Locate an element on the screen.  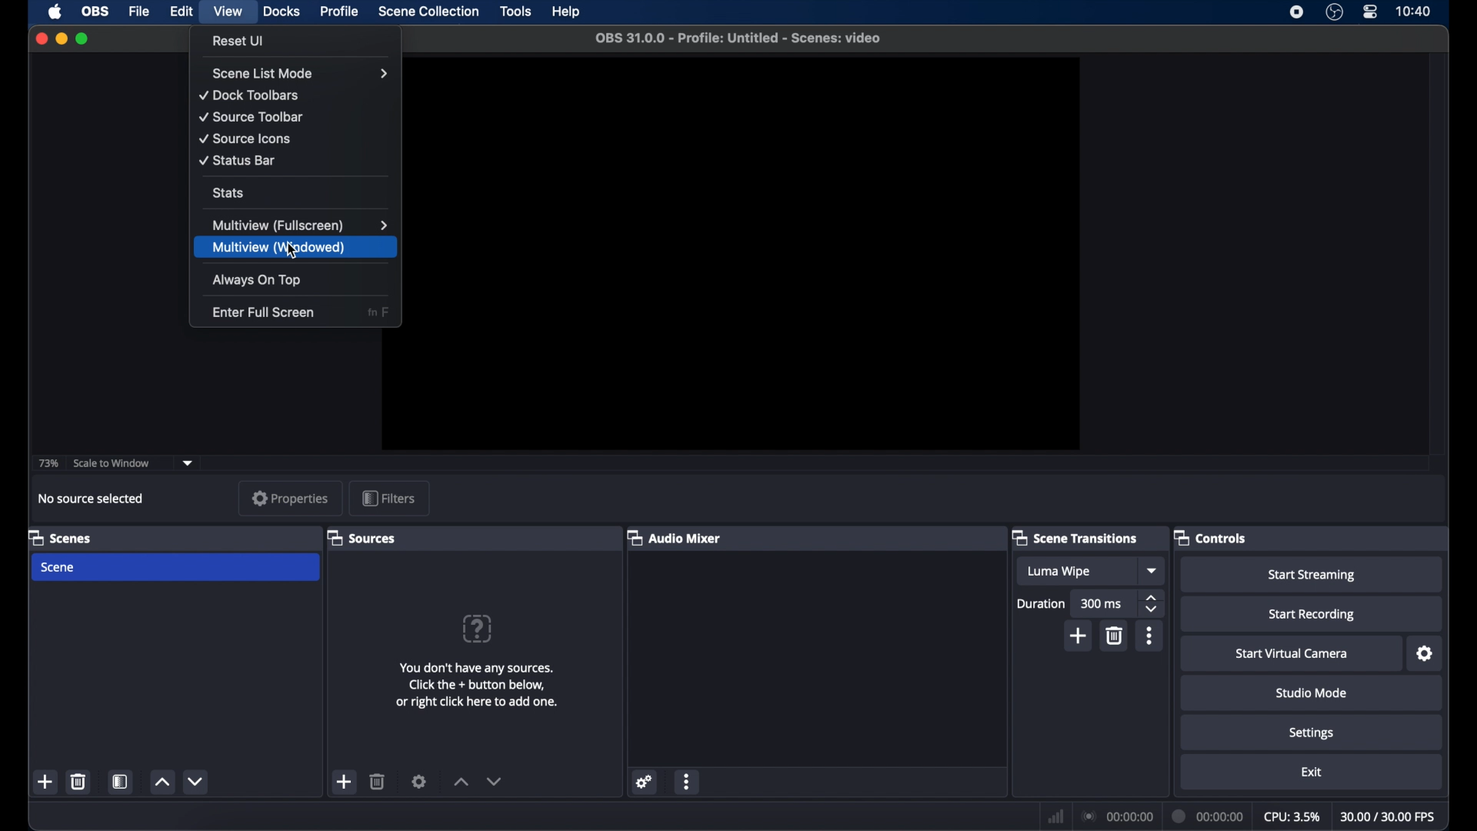
30.00/30.00 fps is located at coordinates (1389, 816).